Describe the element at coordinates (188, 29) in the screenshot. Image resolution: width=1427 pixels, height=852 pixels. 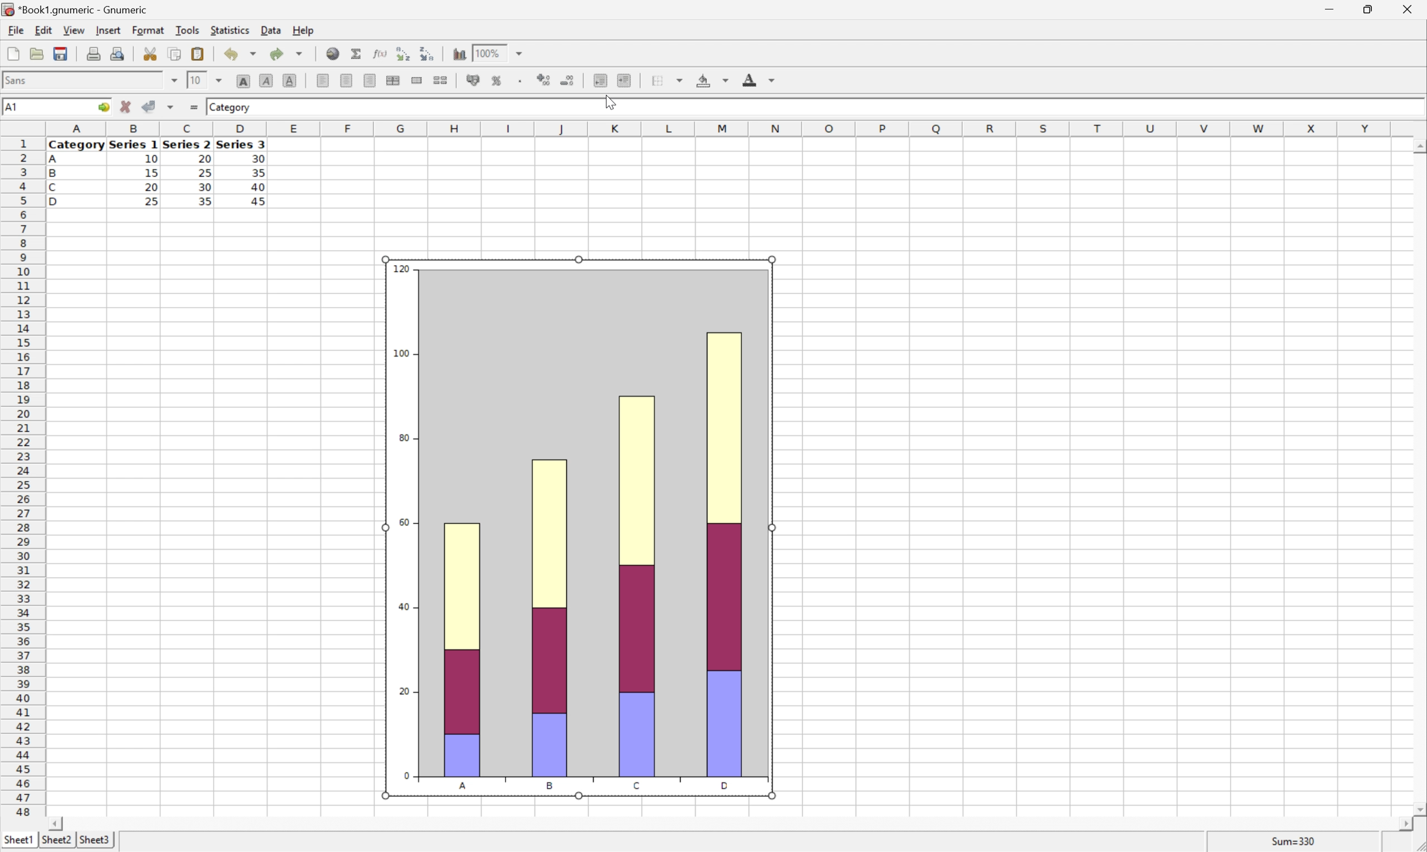
I see `Tools` at that location.